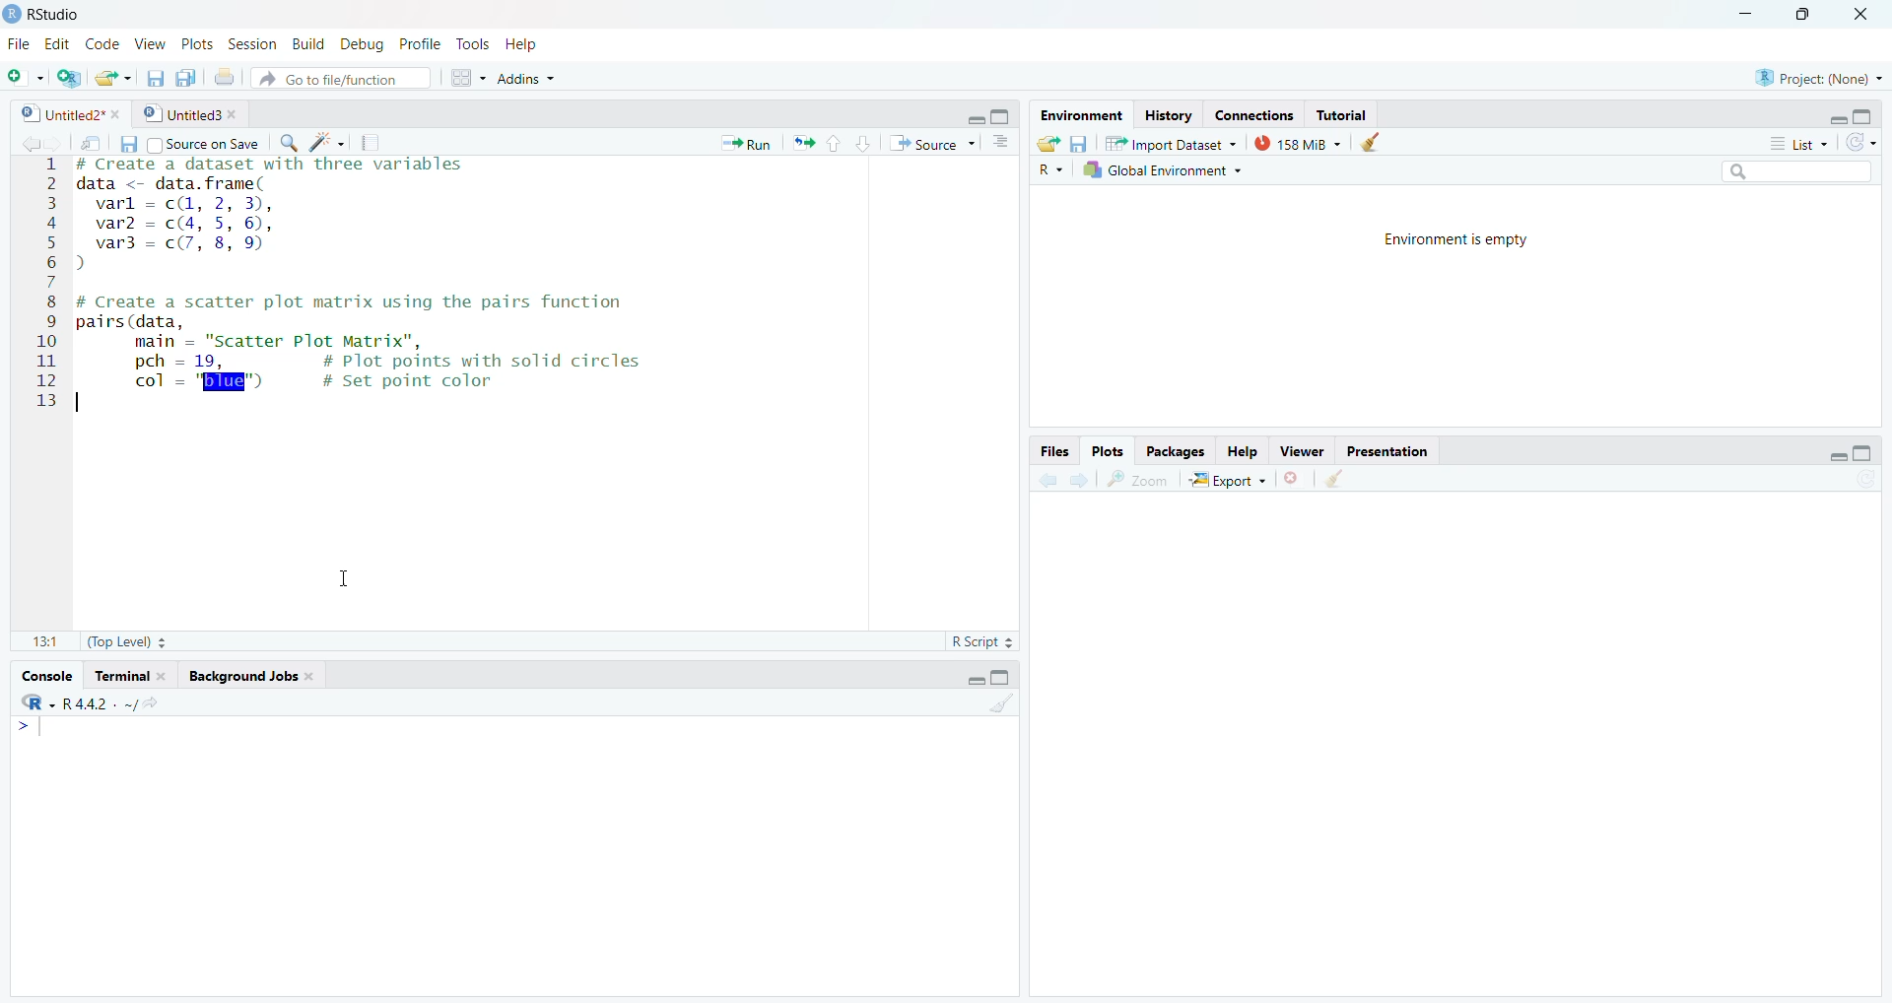 The width and height of the screenshot is (1892, 1003). What do you see at coordinates (529, 83) in the screenshot?
I see `Addins ~` at bounding box center [529, 83].